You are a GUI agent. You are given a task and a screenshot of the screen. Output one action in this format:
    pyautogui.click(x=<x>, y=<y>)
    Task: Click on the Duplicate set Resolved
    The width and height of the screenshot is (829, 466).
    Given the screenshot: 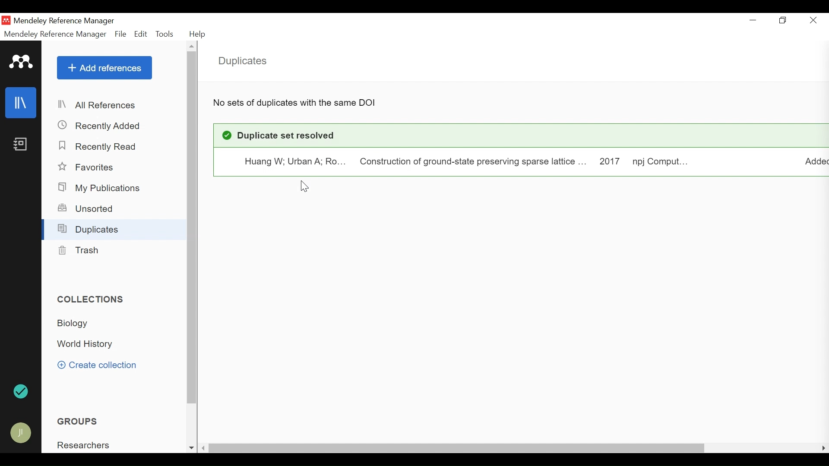 What is the action you would take?
    pyautogui.click(x=521, y=135)
    